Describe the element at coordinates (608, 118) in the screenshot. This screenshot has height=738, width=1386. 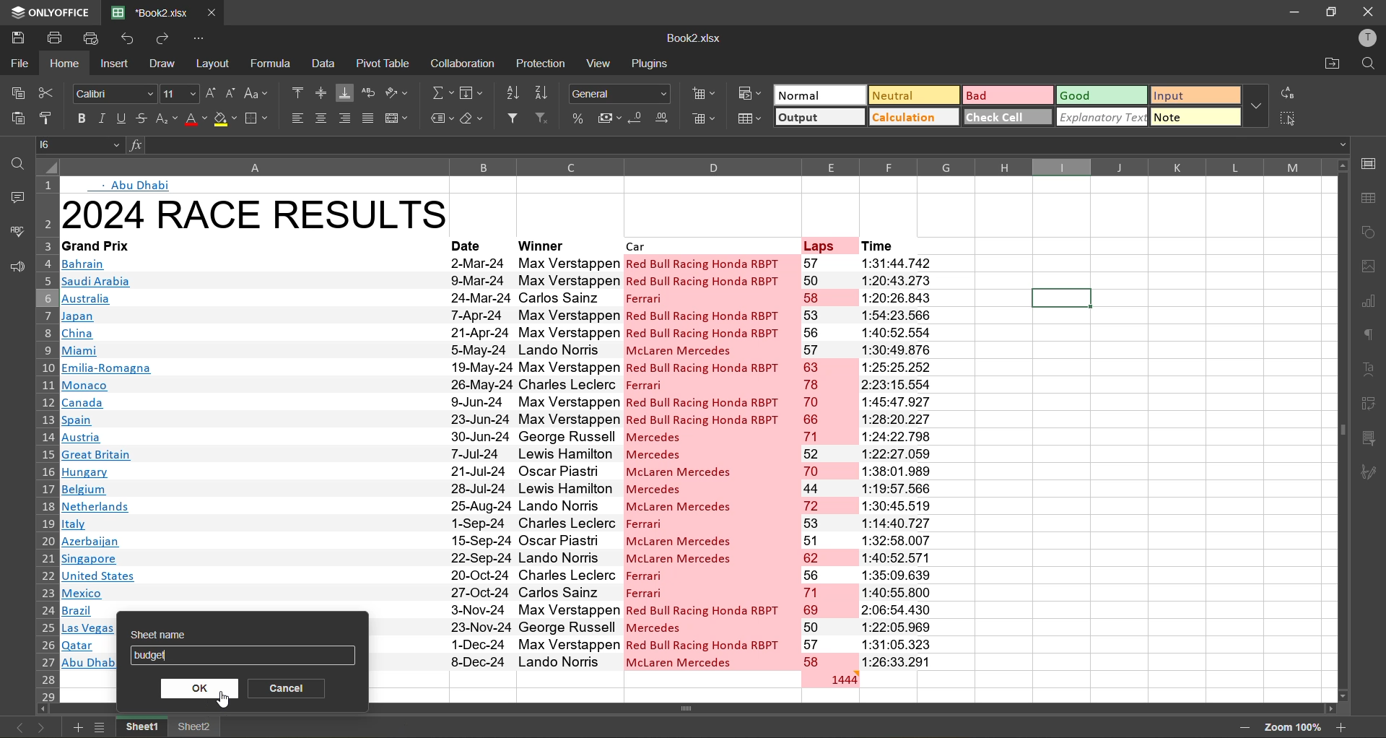
I see `accounting` at that location.